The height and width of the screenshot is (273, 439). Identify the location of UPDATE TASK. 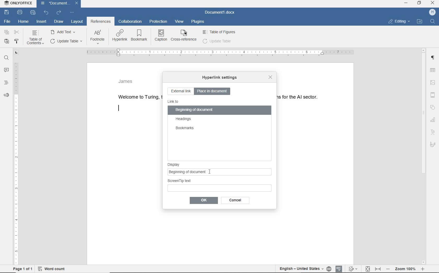
(66, 41).